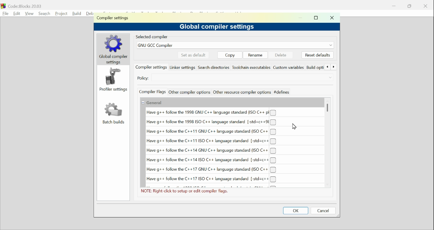  Describe the element at coordinates (410, 6) in the screenshot. I see `Restore` at that location.